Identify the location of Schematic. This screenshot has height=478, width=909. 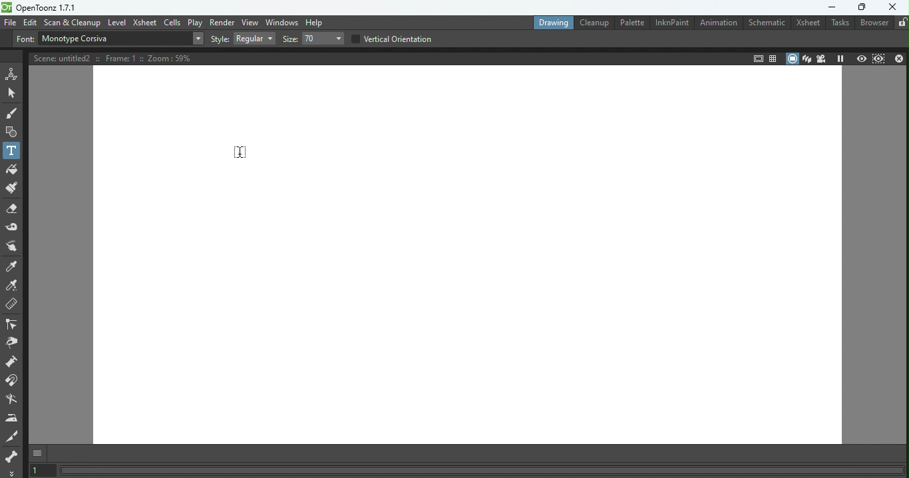
(767, 23).